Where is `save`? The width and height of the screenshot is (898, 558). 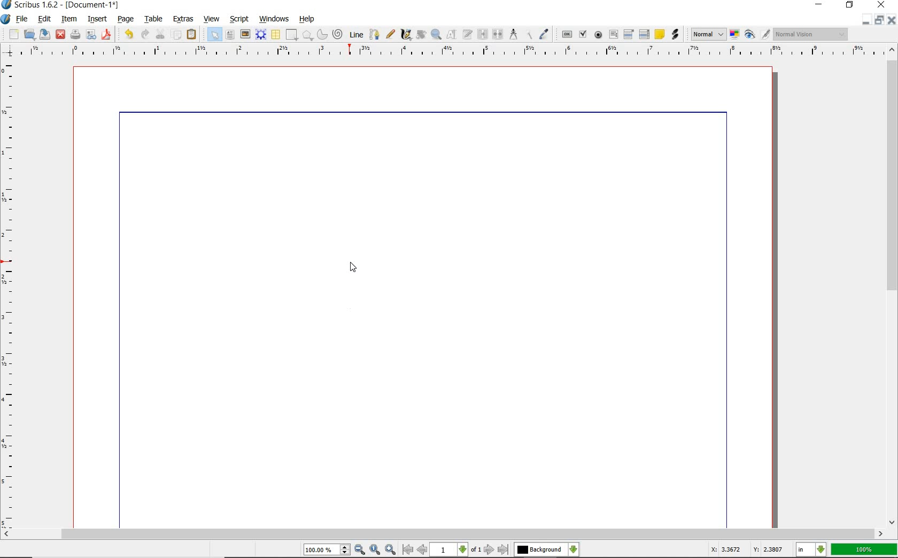
save is located at coordinates (46, 34).